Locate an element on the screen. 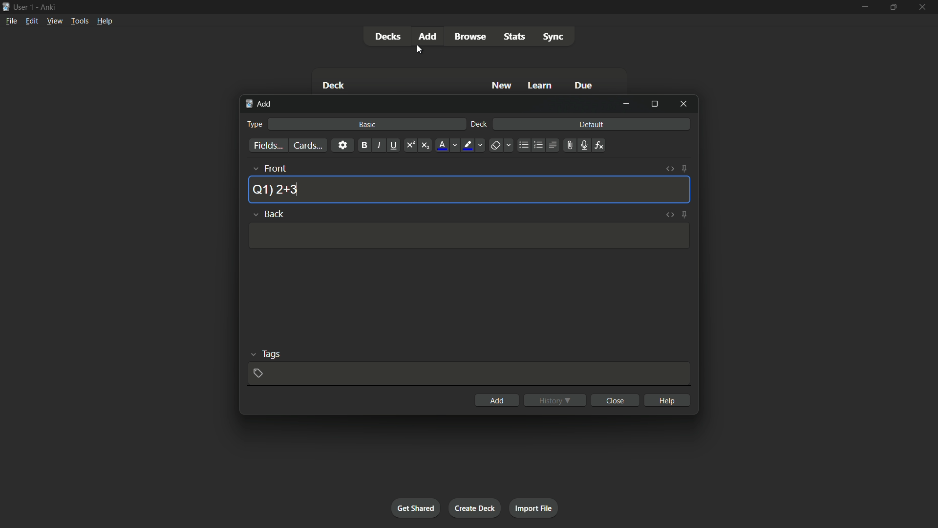  file menu is located at coordinates (12, 21).